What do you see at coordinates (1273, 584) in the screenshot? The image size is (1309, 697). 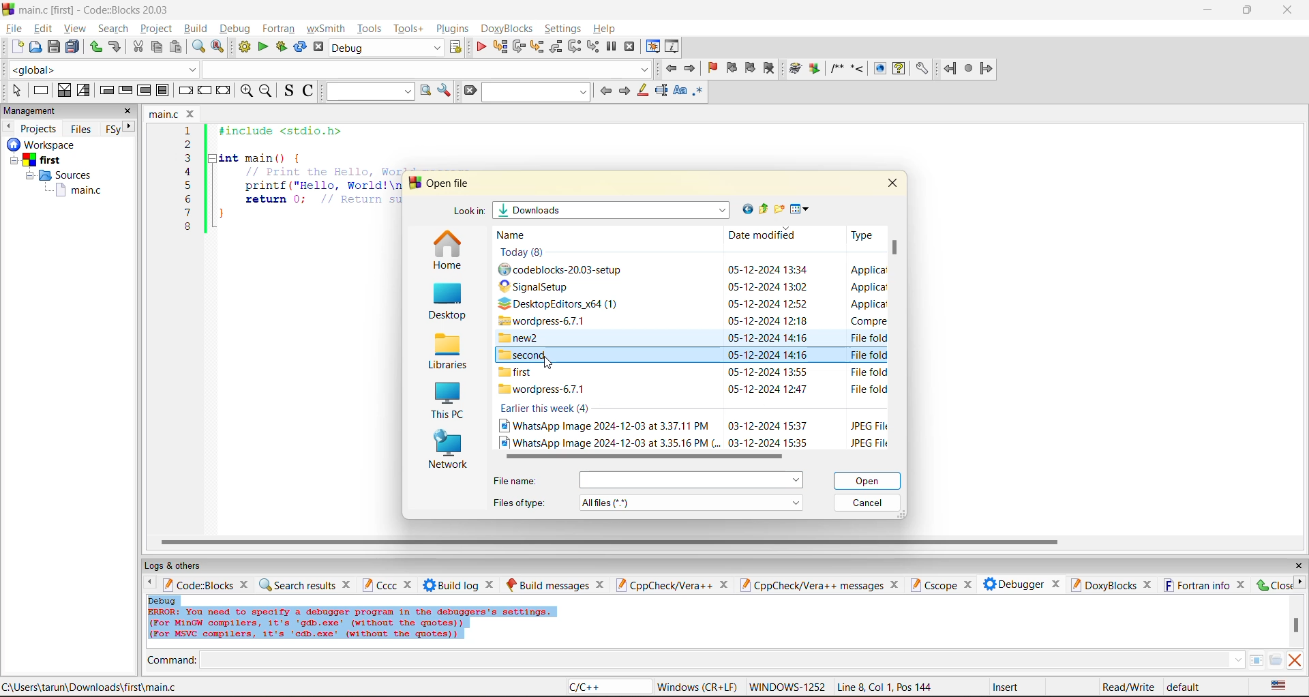 I see `close` at bounding box center [1273, 584].